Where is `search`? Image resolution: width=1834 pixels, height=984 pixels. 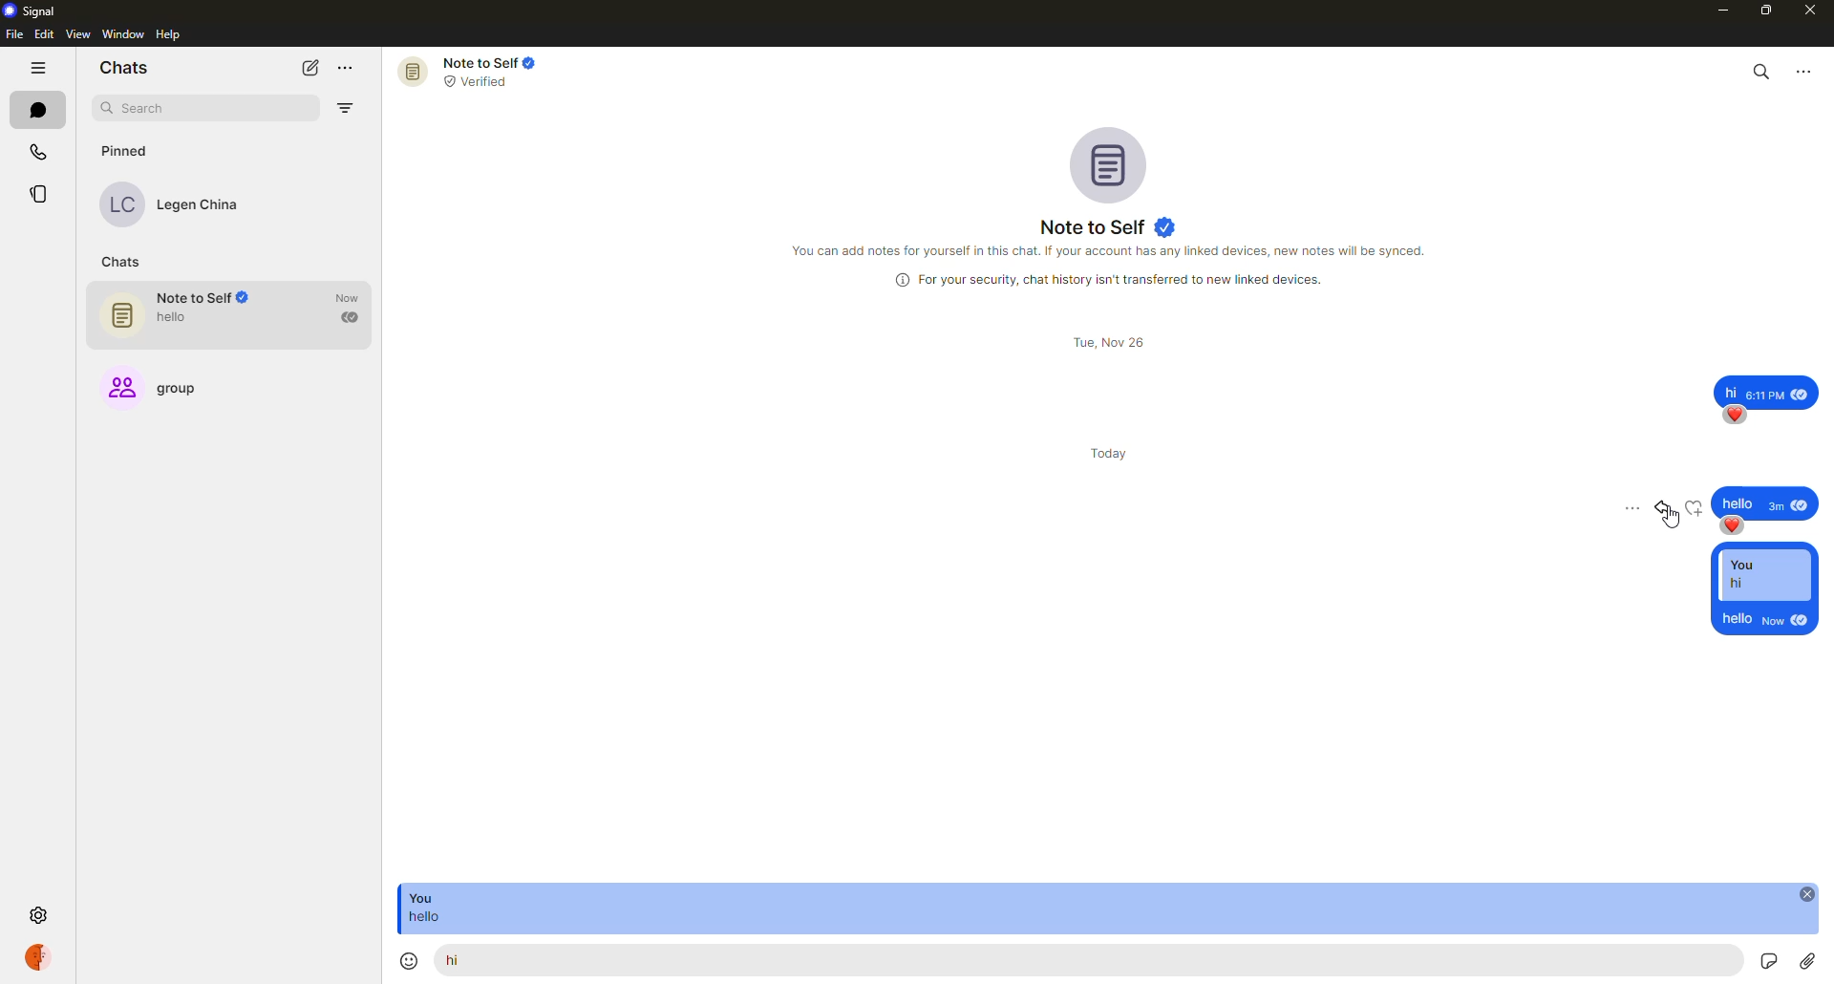 search is located at coordinates (1762, 70).